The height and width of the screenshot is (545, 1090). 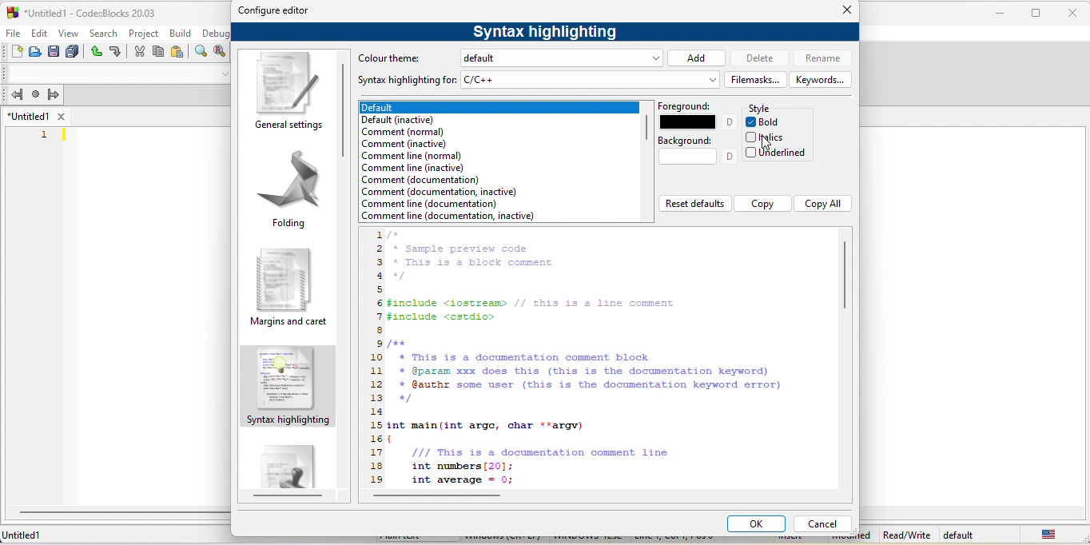 I want to click on find, so click(x=201, y=50).